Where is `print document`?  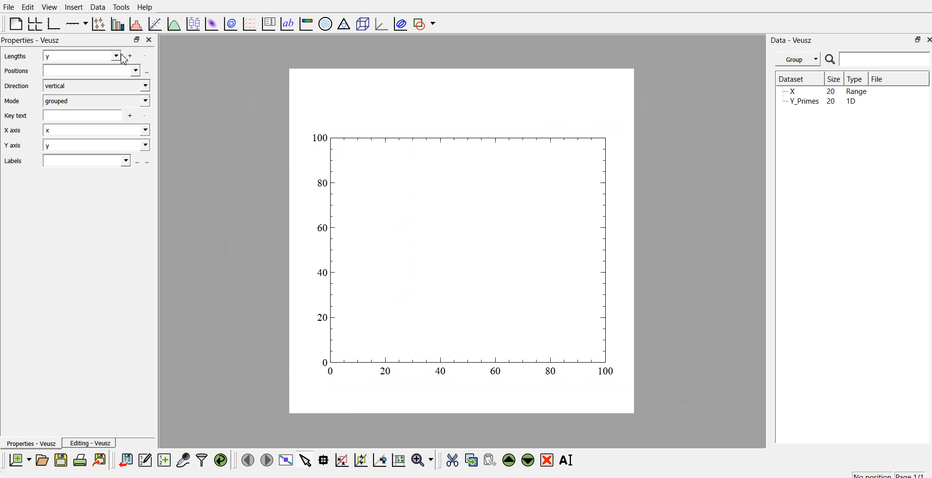 print document is located at coordinates (81, 460).